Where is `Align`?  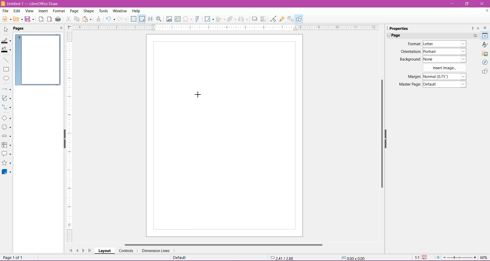
Align is located at coordinates (221, 19).